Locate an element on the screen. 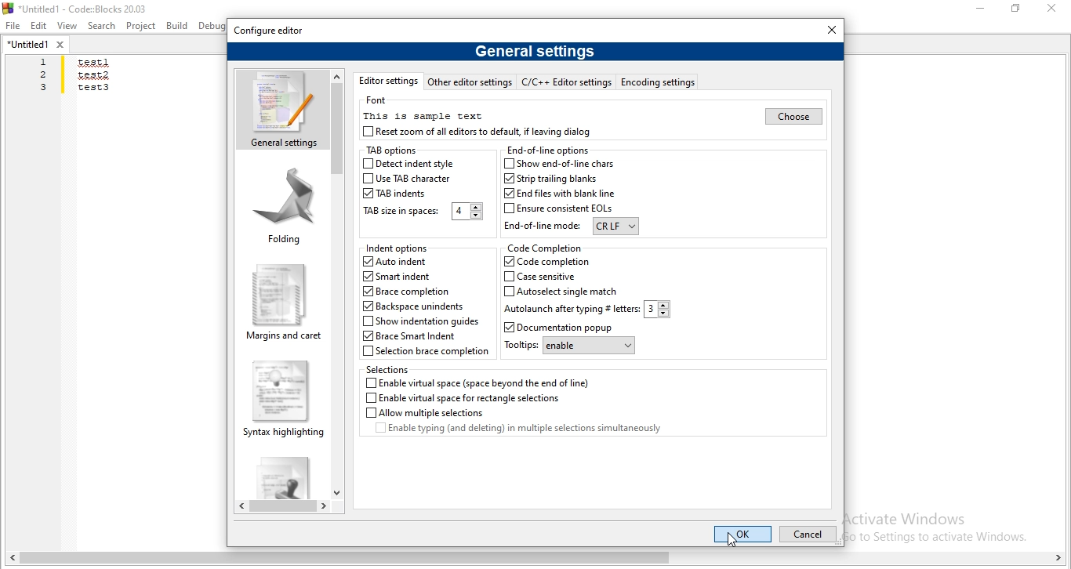 The width and height of the screenshot is (1071, 569). Ensure consistent EOLs is located at coordinates (560, 209).